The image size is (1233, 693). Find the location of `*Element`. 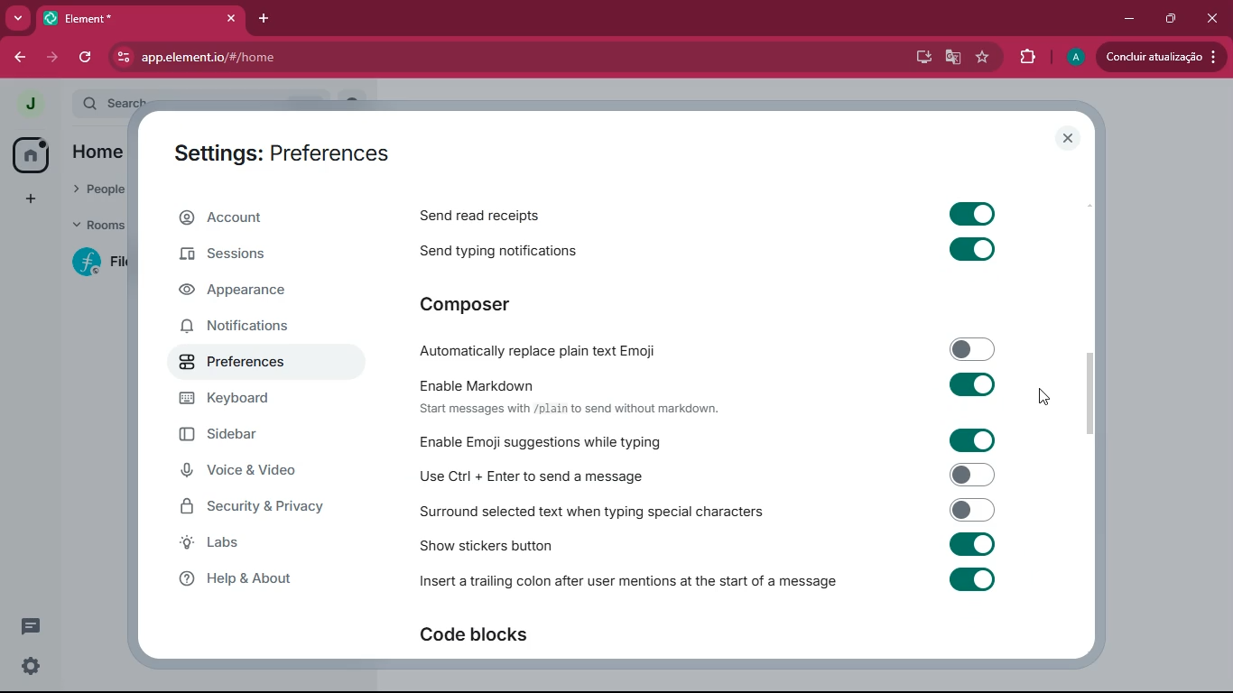

*Element is located at coordinates (140, 22).